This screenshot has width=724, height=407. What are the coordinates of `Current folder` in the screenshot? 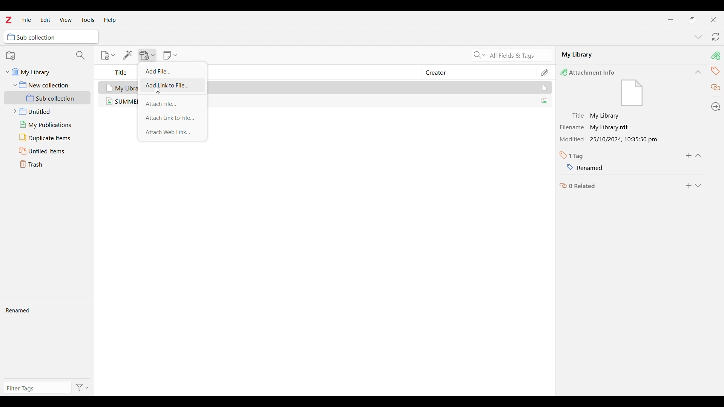 It's located at (51, 37).